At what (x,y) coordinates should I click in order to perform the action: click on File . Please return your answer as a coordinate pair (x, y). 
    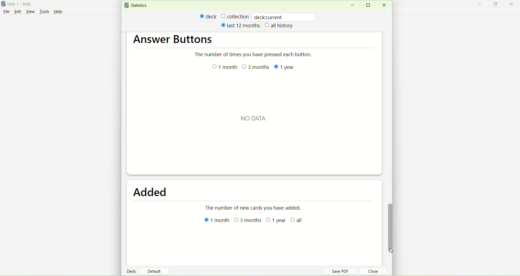
    Looking at the image, I should click on (6, 12).